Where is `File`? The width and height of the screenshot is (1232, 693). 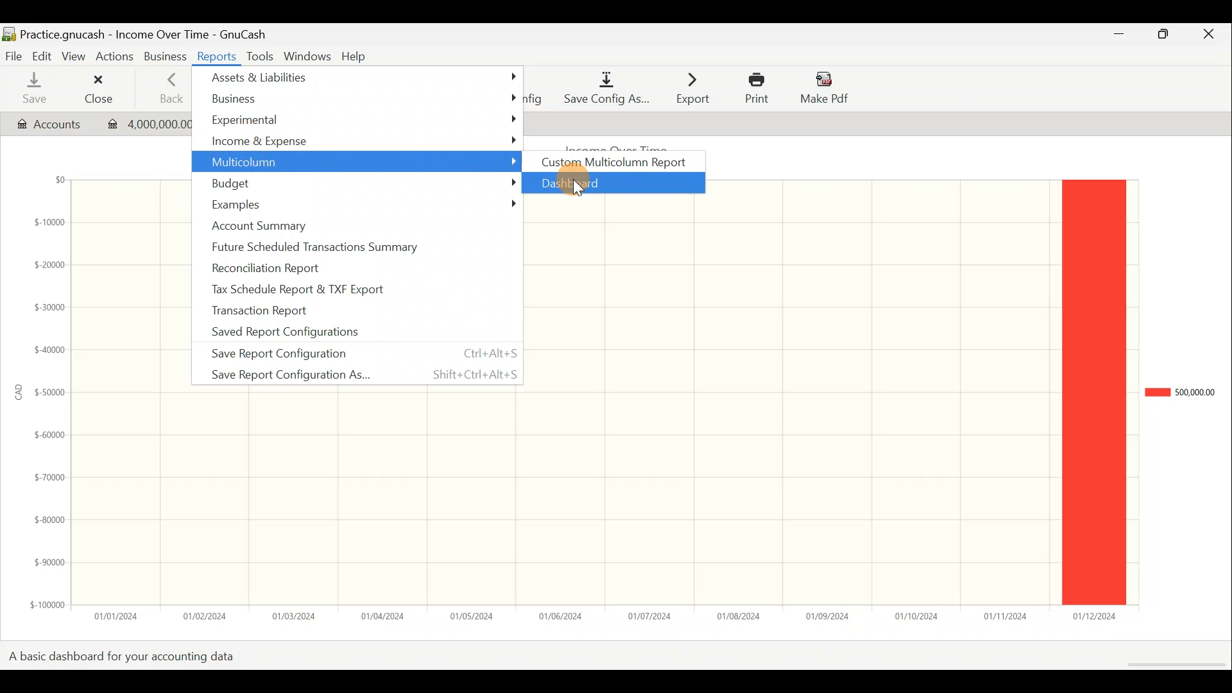 File is located at coordinates (14, 55).